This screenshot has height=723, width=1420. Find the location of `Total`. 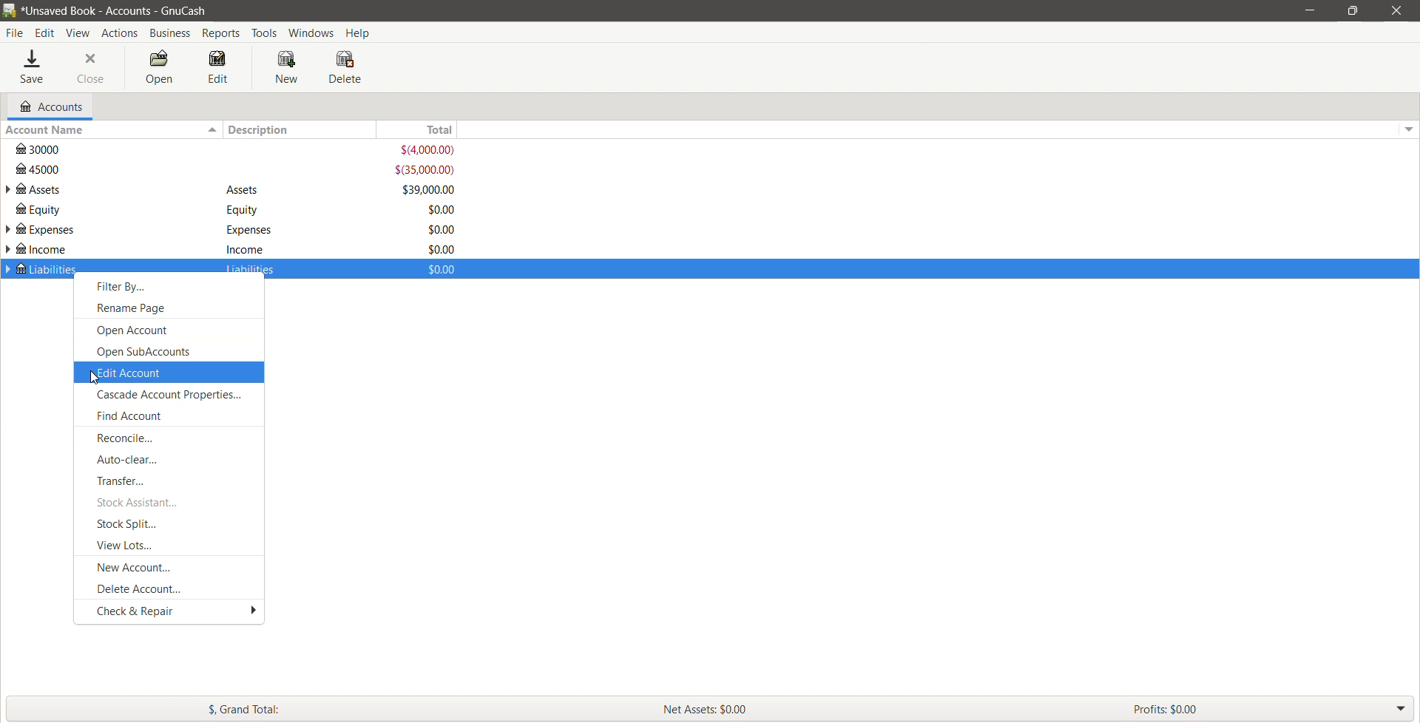

Total is located at coordinates (428, 129).